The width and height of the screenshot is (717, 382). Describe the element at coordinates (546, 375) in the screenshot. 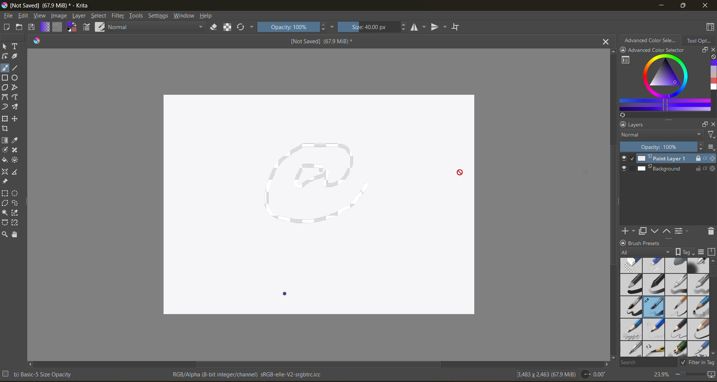

I see `image metadata` at that location.